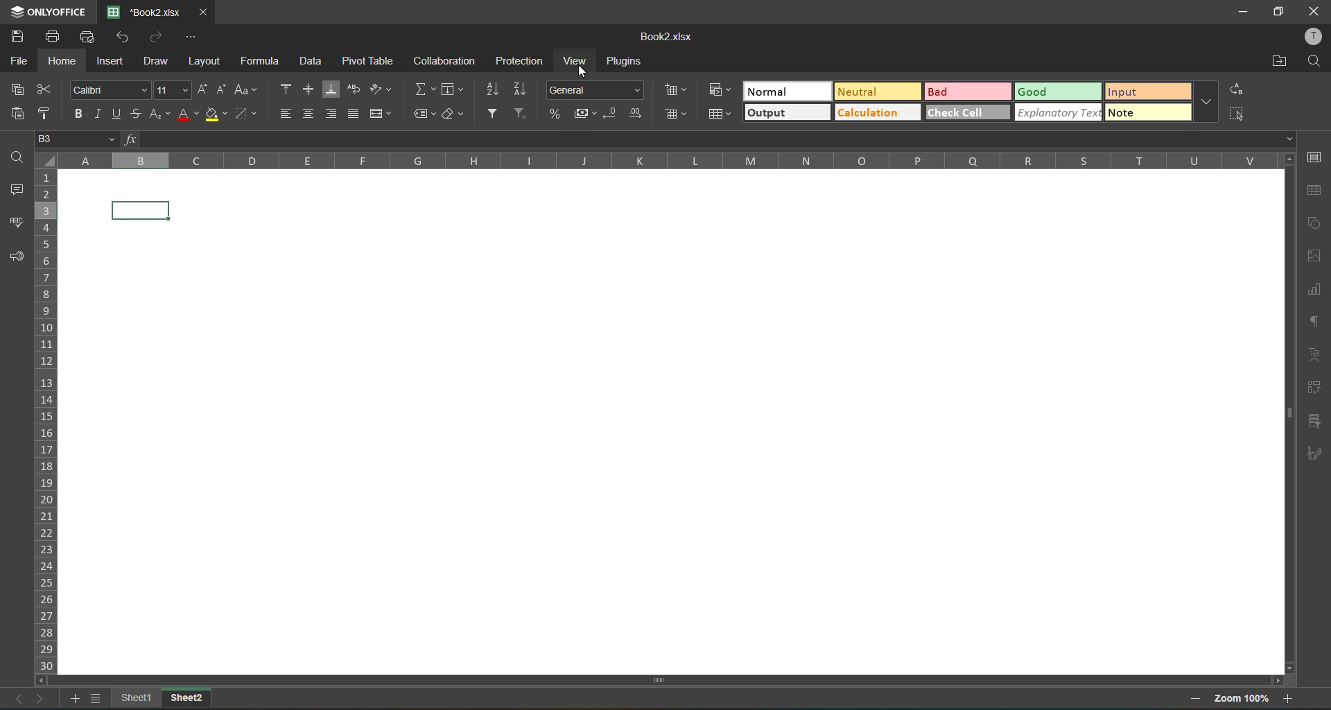 This screenshot has height=710, width=1331. Describe the element at coordinates (1206, 102) in the screenshot. I see `more options` at that location.